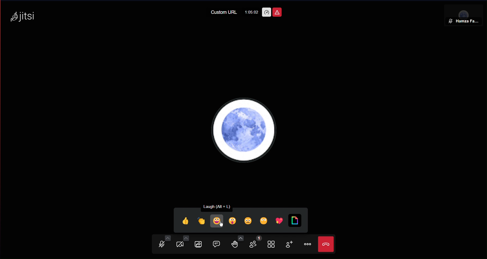  I want to click on Unsafe Meeting, so click(277, 12).